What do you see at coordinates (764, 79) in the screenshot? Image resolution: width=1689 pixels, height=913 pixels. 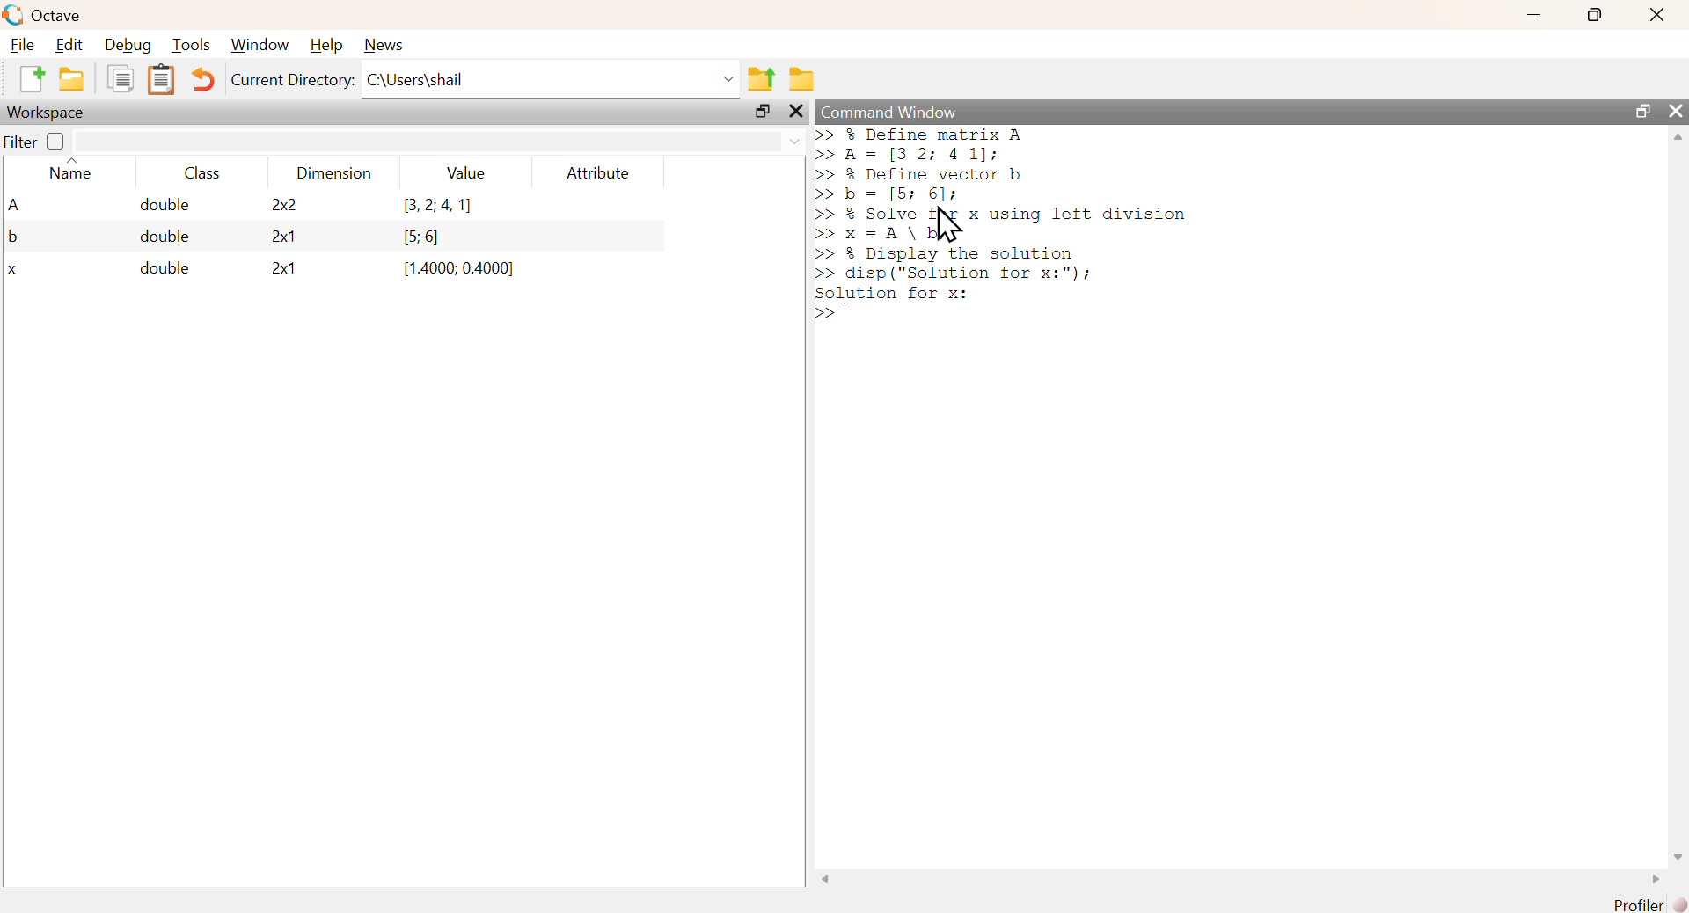 I see `one directory up` at bounding box center [764, 79].